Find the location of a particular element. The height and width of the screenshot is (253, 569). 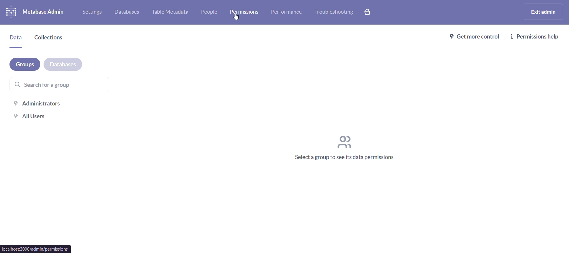

data is located at coordinates (16, 41).